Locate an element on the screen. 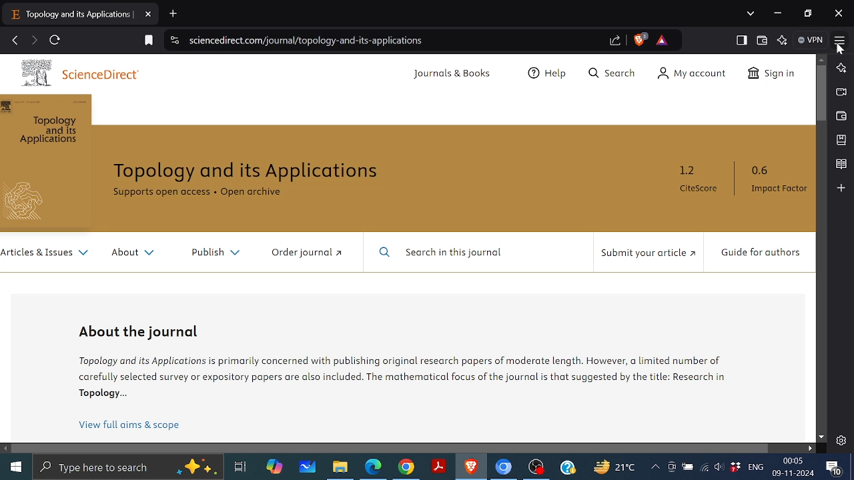 The height and width of the screenshot is (480, 854). 0.6 Impact Factor is located at coordinates (782, 183).